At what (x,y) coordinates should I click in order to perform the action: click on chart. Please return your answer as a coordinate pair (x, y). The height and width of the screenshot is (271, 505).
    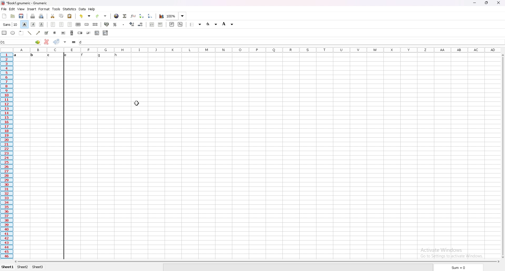
    Looking at the image, I should click on (161, 16).